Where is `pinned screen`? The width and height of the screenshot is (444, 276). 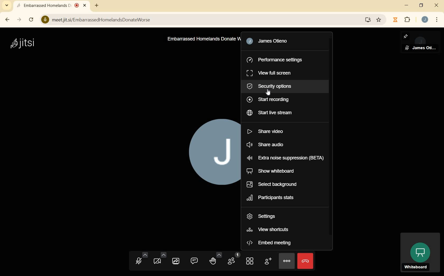 pinned screen is located at coordinates (420, 42).